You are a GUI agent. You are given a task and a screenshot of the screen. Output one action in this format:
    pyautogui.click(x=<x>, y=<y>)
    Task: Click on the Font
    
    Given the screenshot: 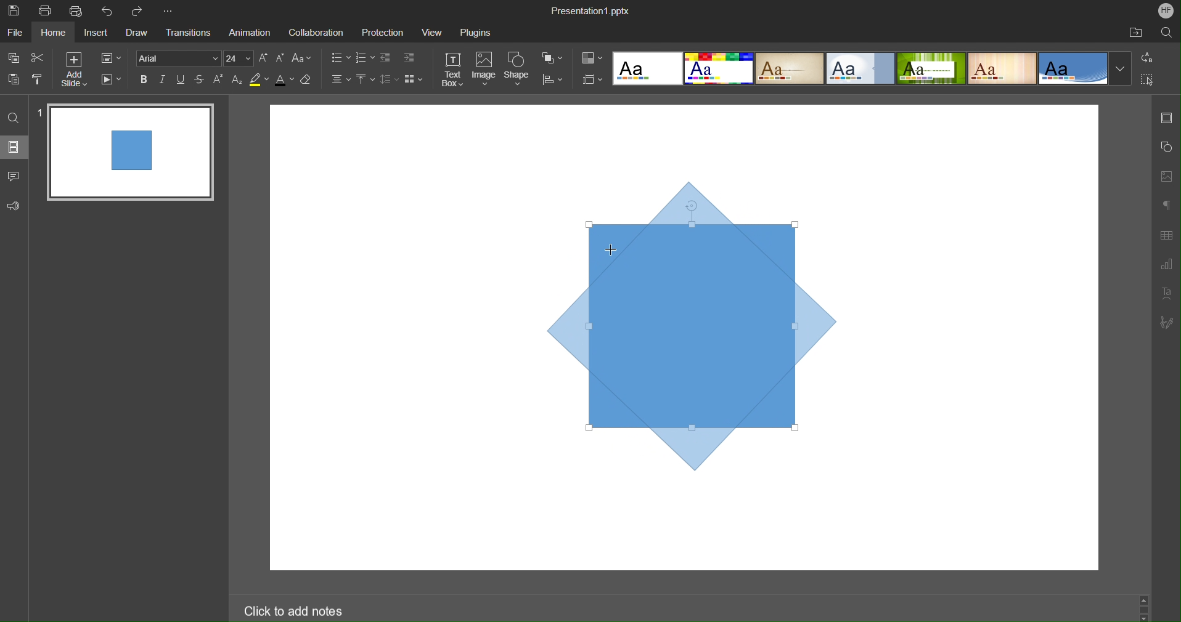 What is the action you would take?
    pyautogui.click(x=178, y=59)
    